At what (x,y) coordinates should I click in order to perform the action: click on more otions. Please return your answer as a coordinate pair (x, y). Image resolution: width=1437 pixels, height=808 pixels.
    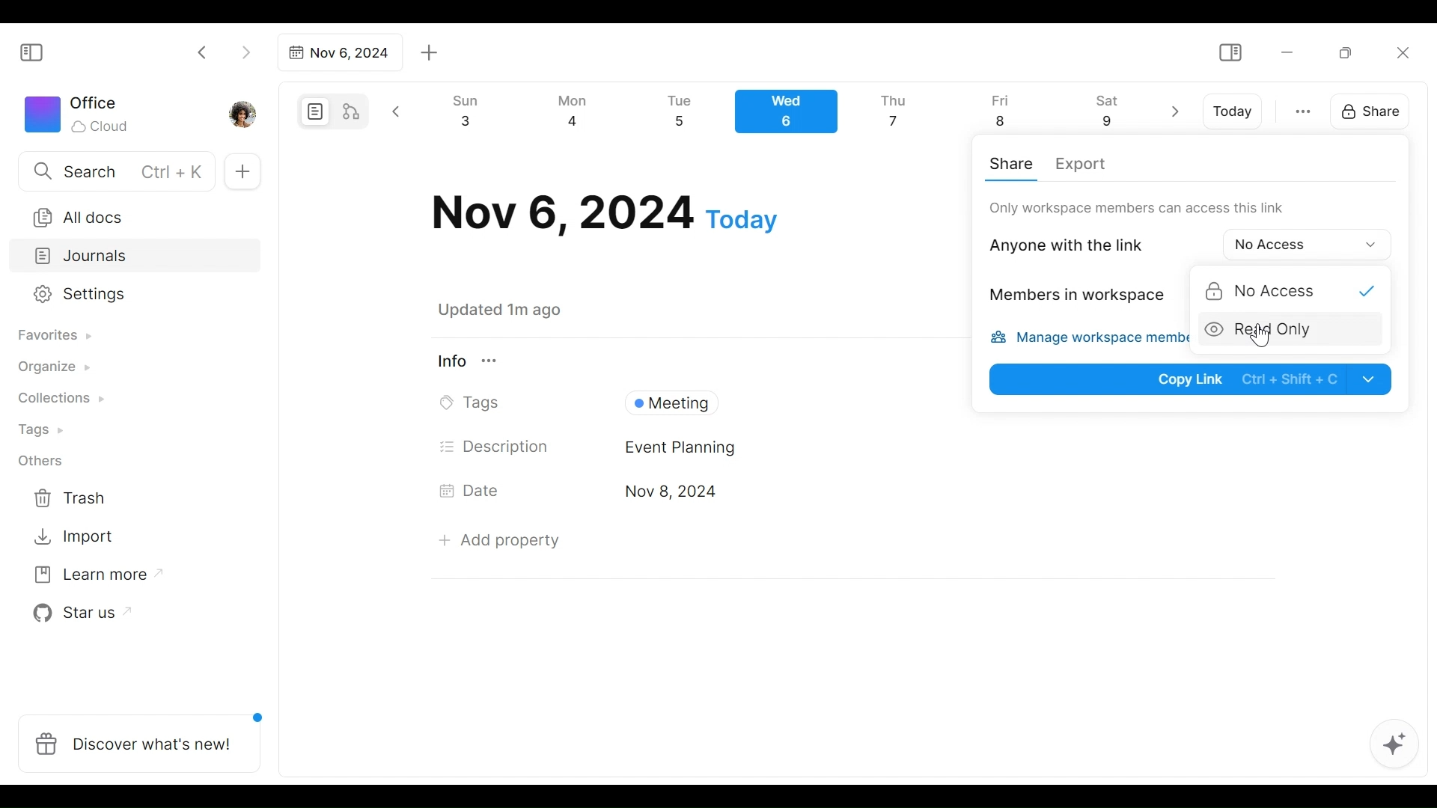
    Looking at the image, I should click on (1303, 110).